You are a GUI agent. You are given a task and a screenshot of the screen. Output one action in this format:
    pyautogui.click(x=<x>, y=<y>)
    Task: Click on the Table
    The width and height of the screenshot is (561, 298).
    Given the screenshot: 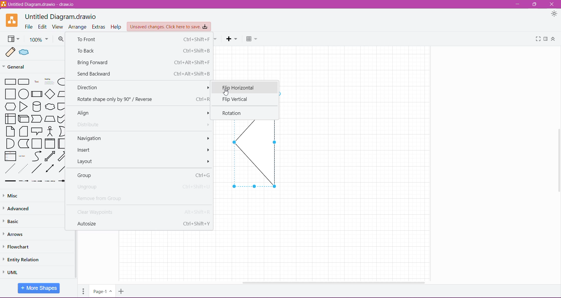 What is the action you would take?
    pyautogui.click(x=252, y=39)
    